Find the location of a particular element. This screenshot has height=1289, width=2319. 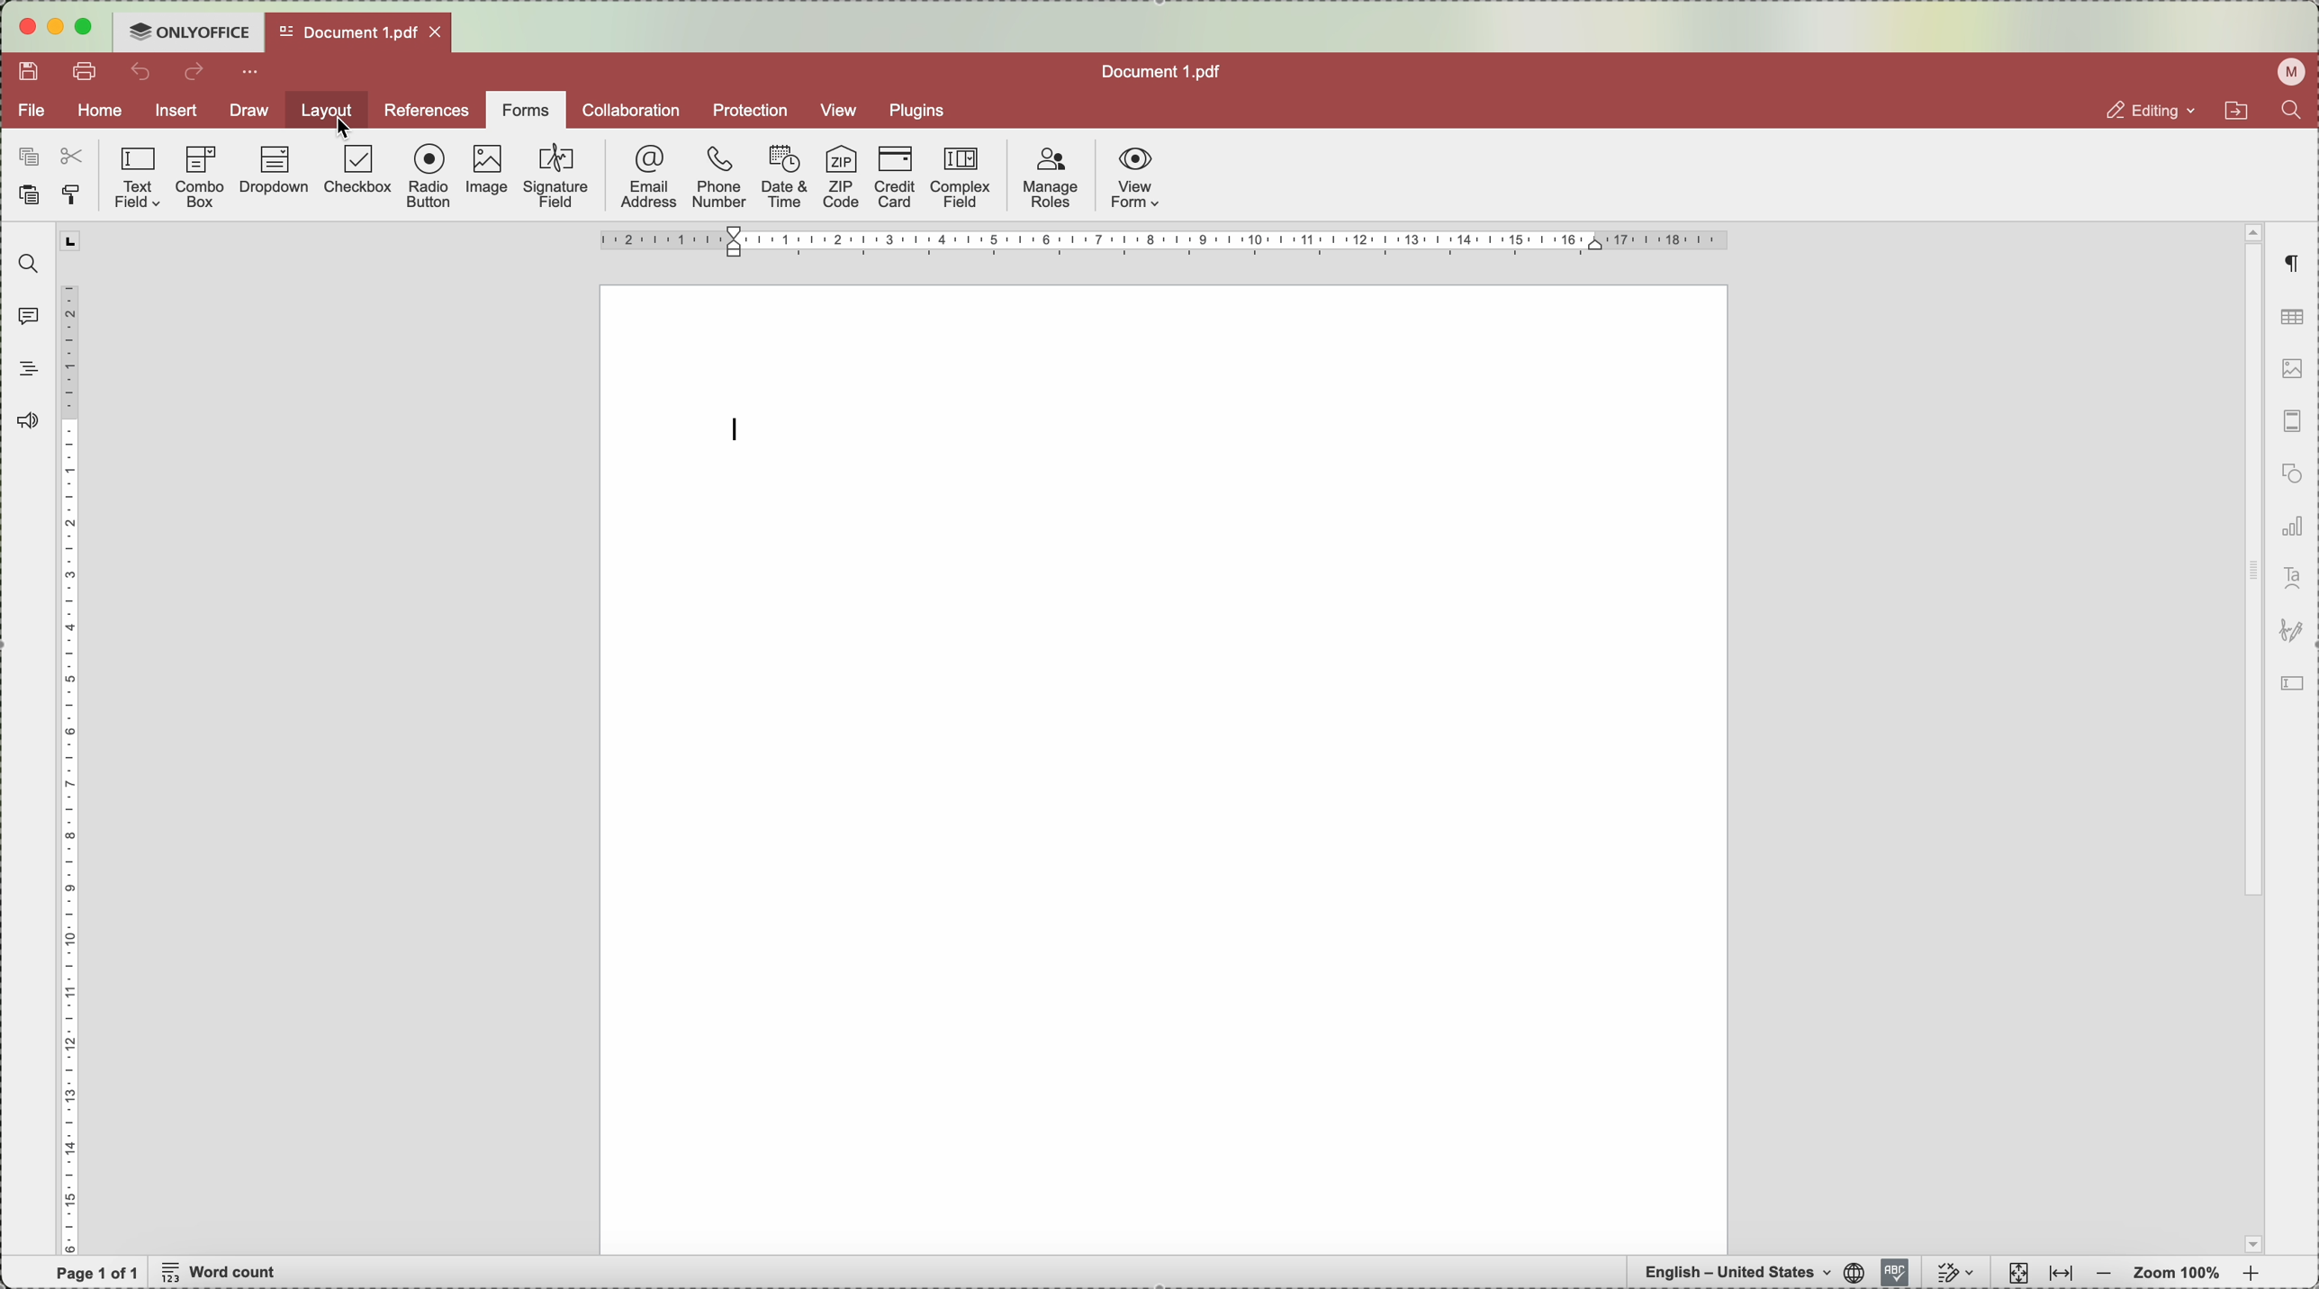

open file location is located at coordinates (2233, 113).